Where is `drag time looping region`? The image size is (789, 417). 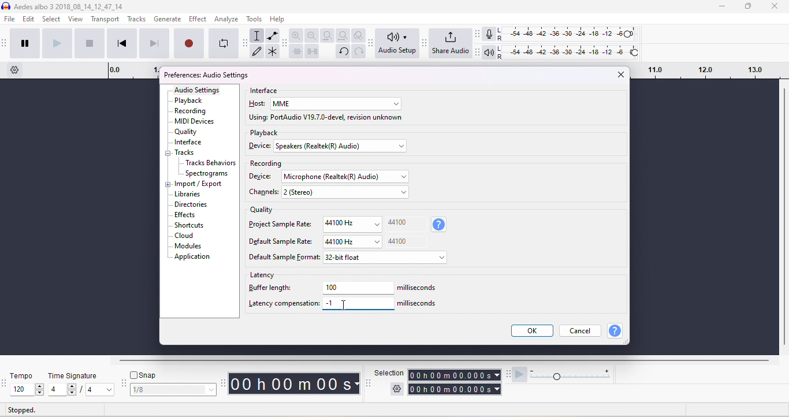 drag time looping region is located at coordinates (707, 71).